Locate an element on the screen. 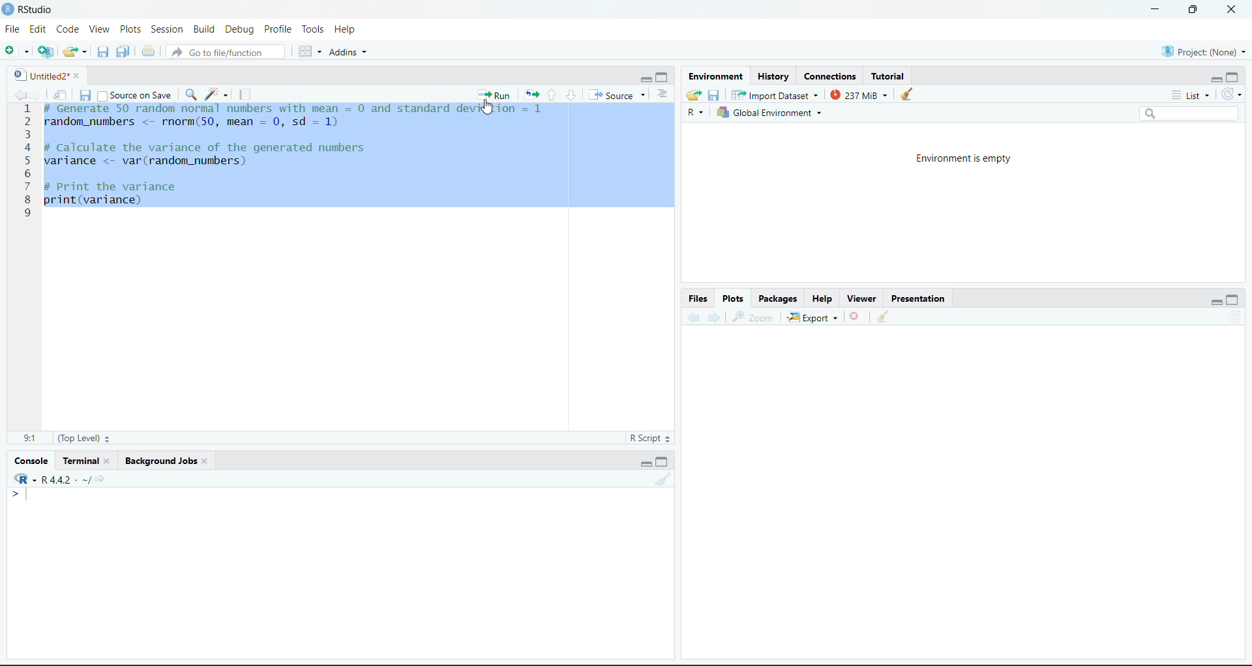 This screenshot has height=666, width=1252. options is located at coordinates (663, 94).